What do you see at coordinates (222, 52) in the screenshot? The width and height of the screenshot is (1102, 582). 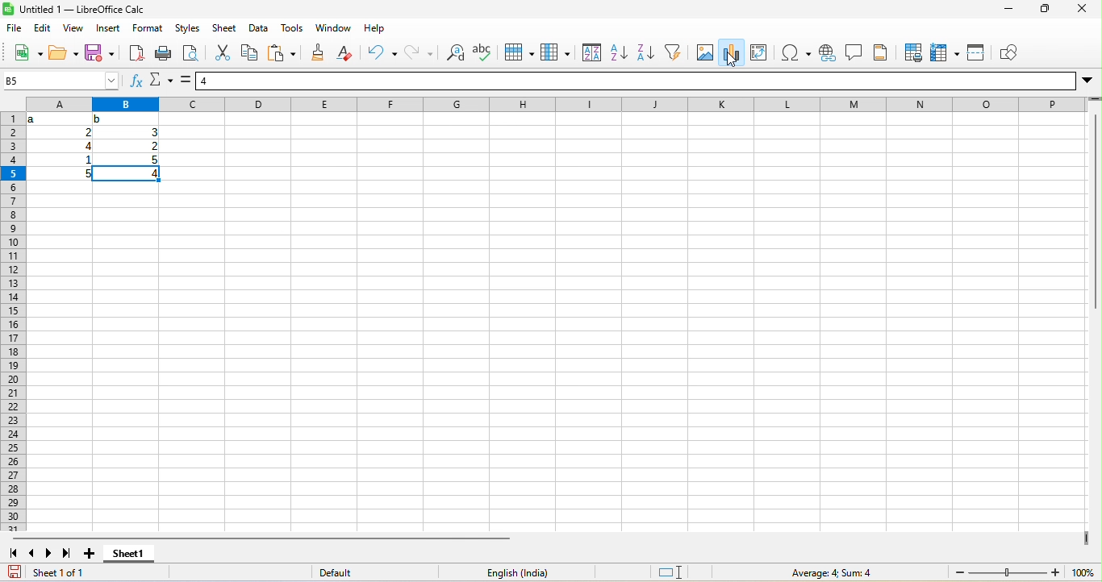 I see `cut` at bounding box center [222, 52].